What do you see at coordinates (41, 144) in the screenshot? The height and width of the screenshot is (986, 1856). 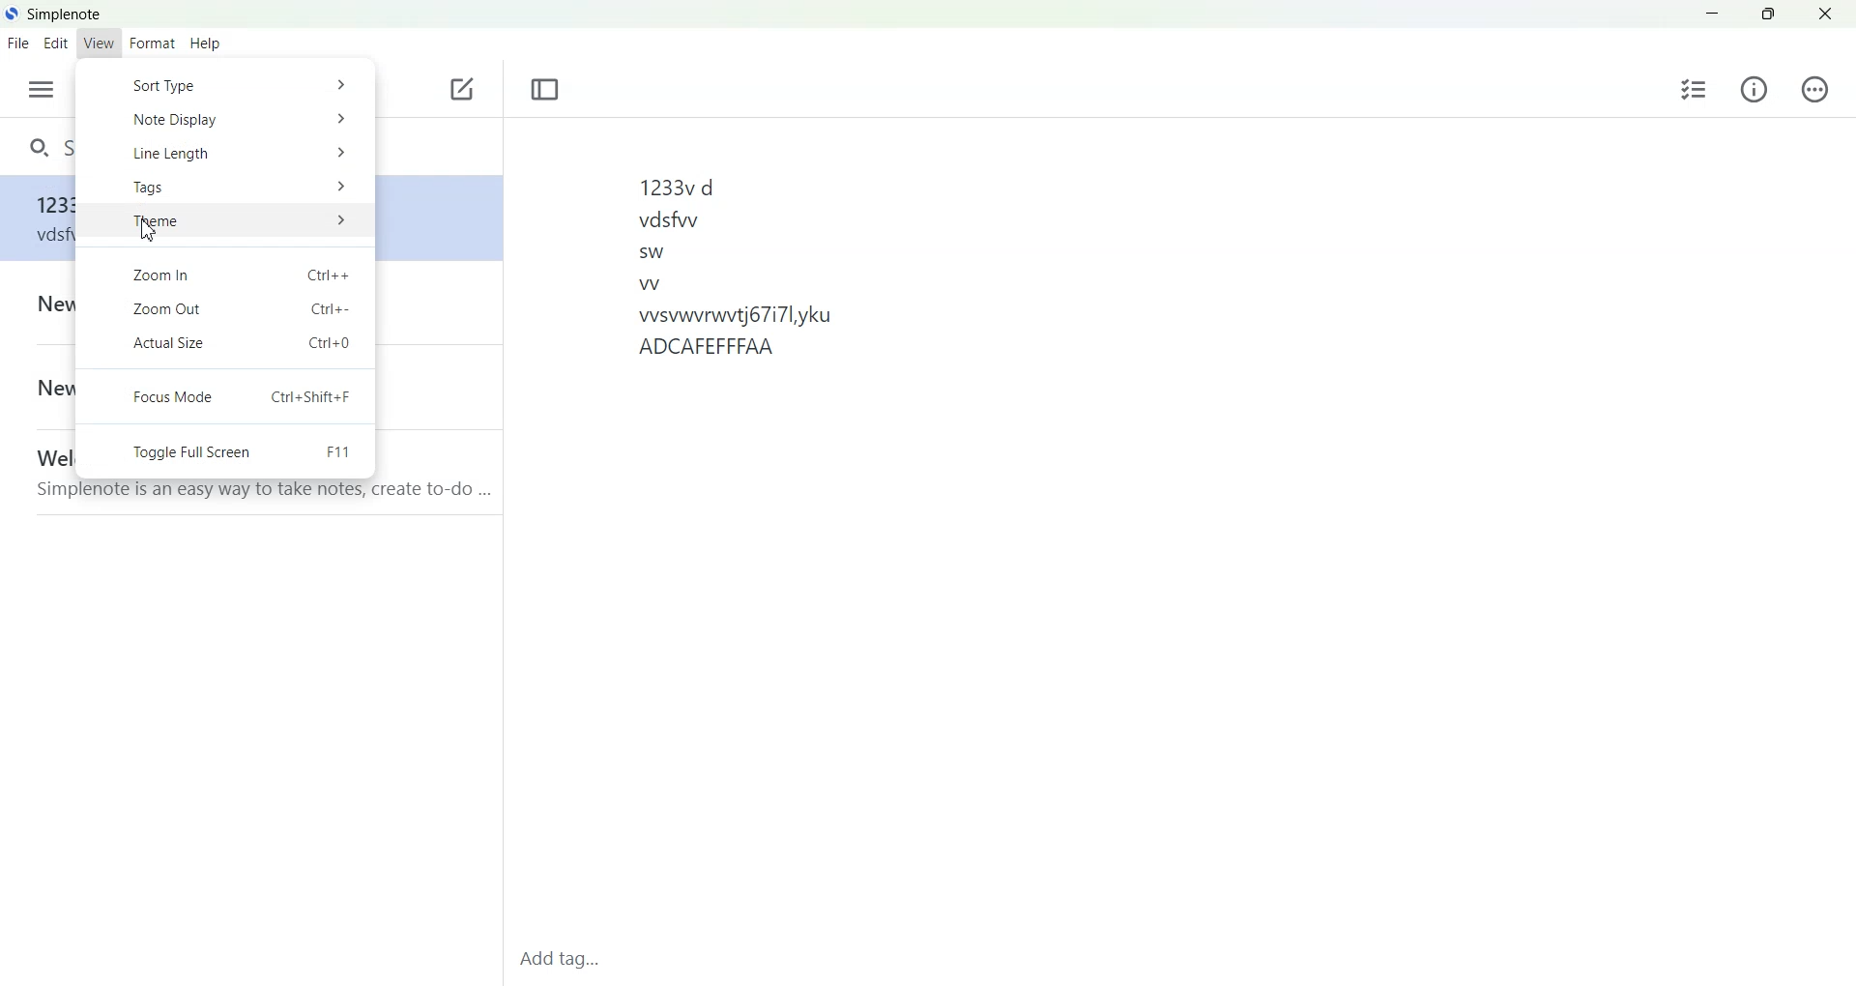 I see `Search notes and tags` at bounding box center [41, 144].